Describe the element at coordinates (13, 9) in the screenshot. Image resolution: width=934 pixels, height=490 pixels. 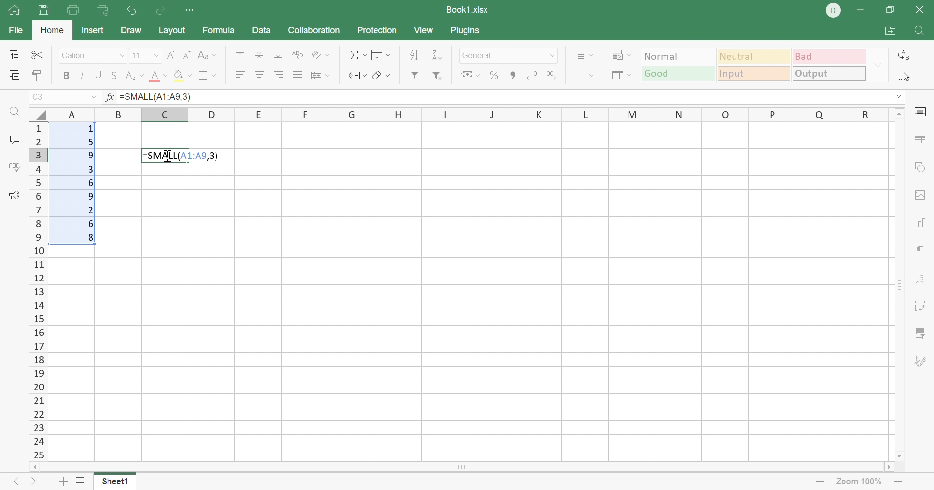
I see `Show main window` at that location.